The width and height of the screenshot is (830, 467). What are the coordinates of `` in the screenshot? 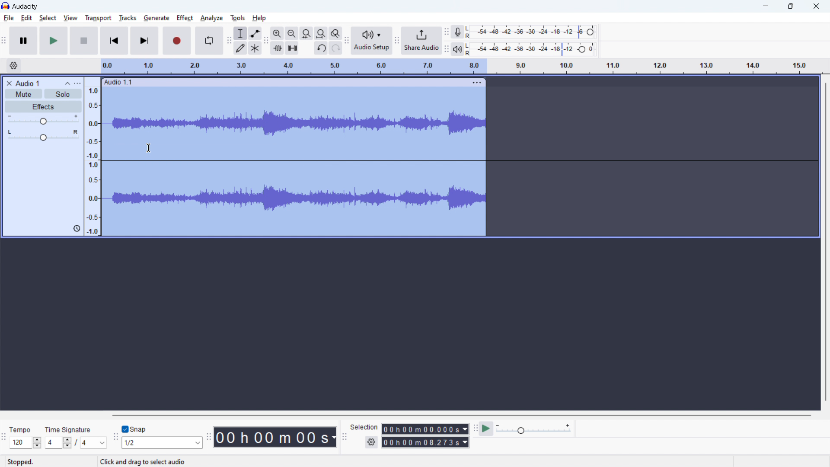 It's located at (209, 40).